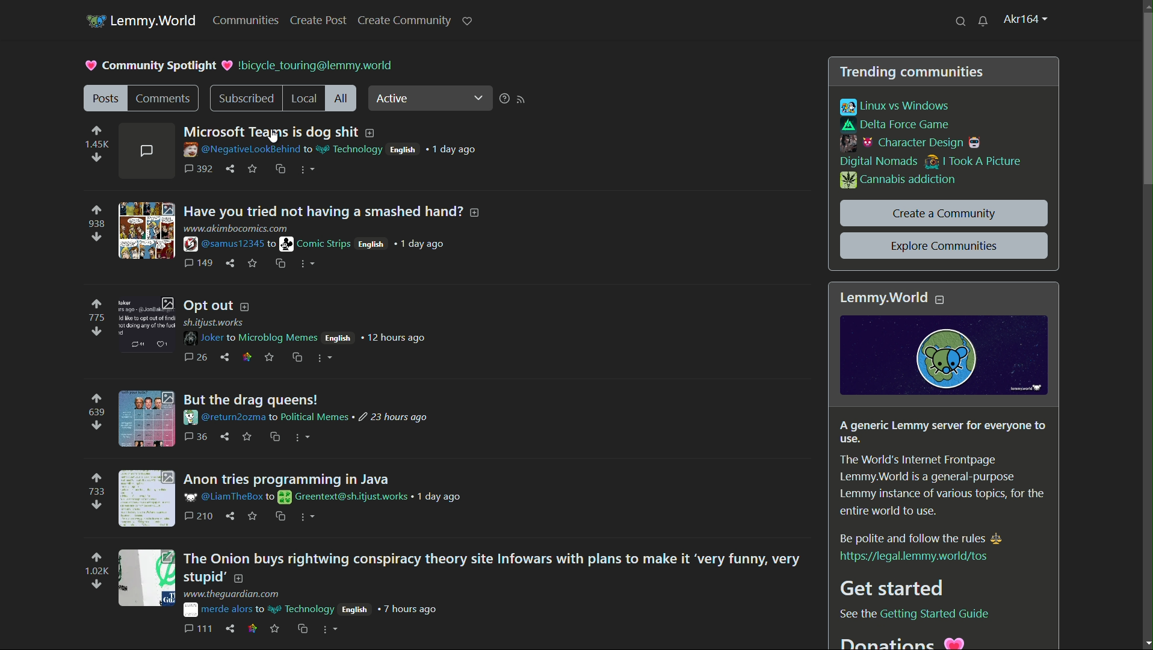 The height and width of the screenshot is (650, 1153). What do you see at coordinates (96, 477) in the screenshot?
I see `upvote` at bounding box center [96, 477].